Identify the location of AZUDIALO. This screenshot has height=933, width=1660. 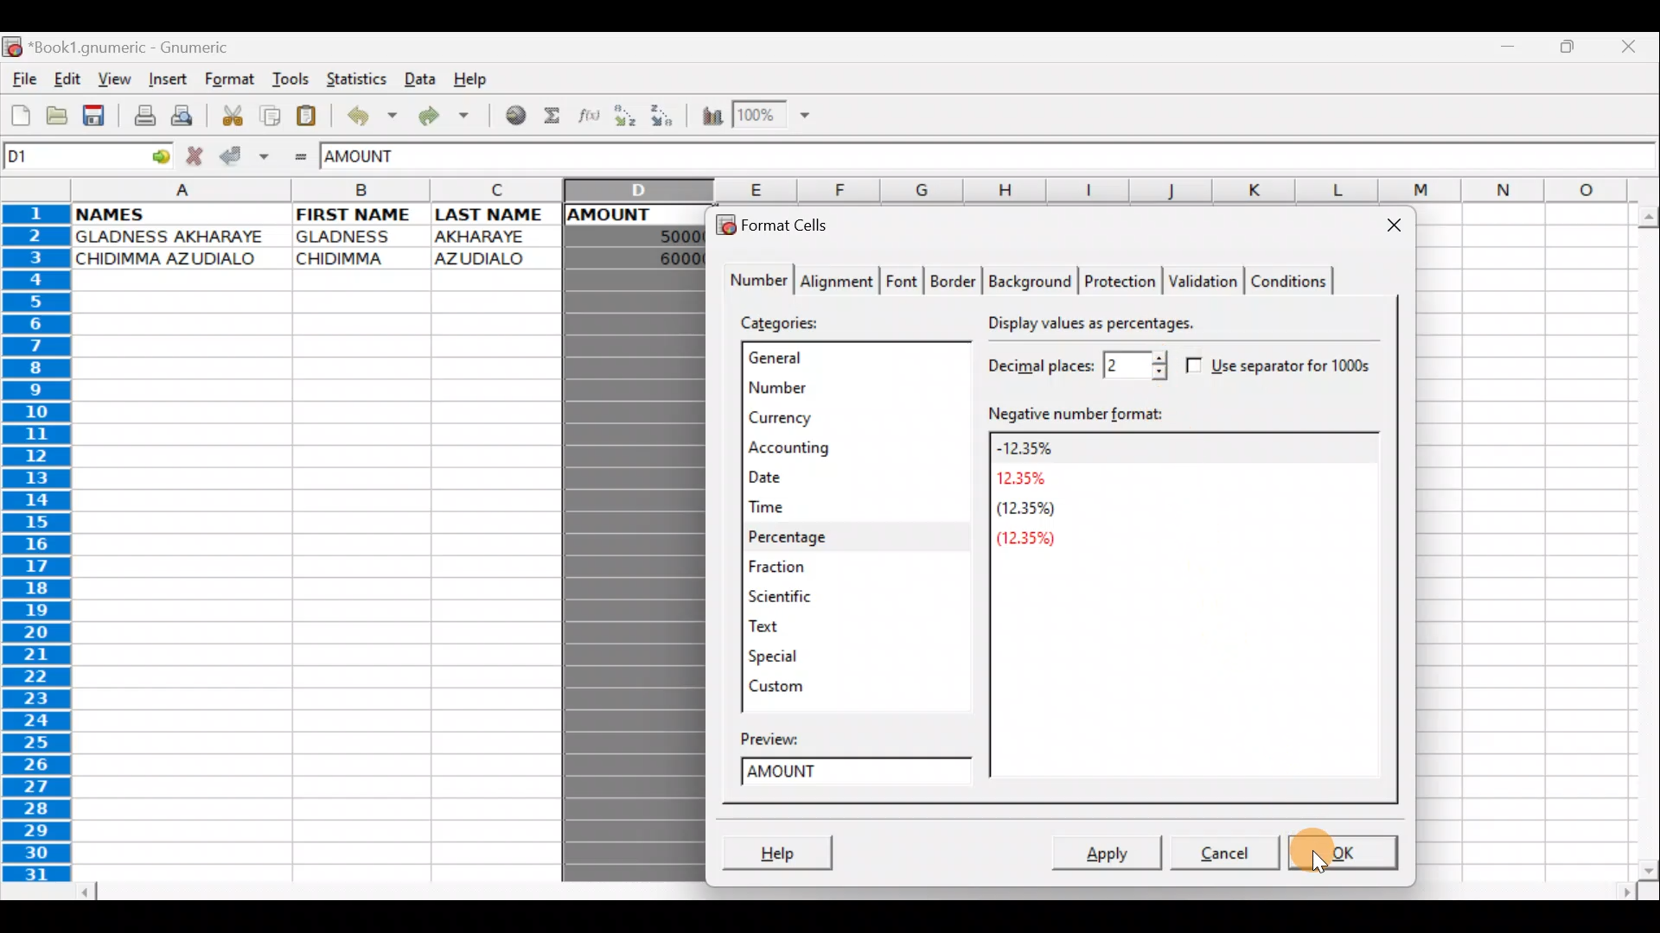
(487, 257).